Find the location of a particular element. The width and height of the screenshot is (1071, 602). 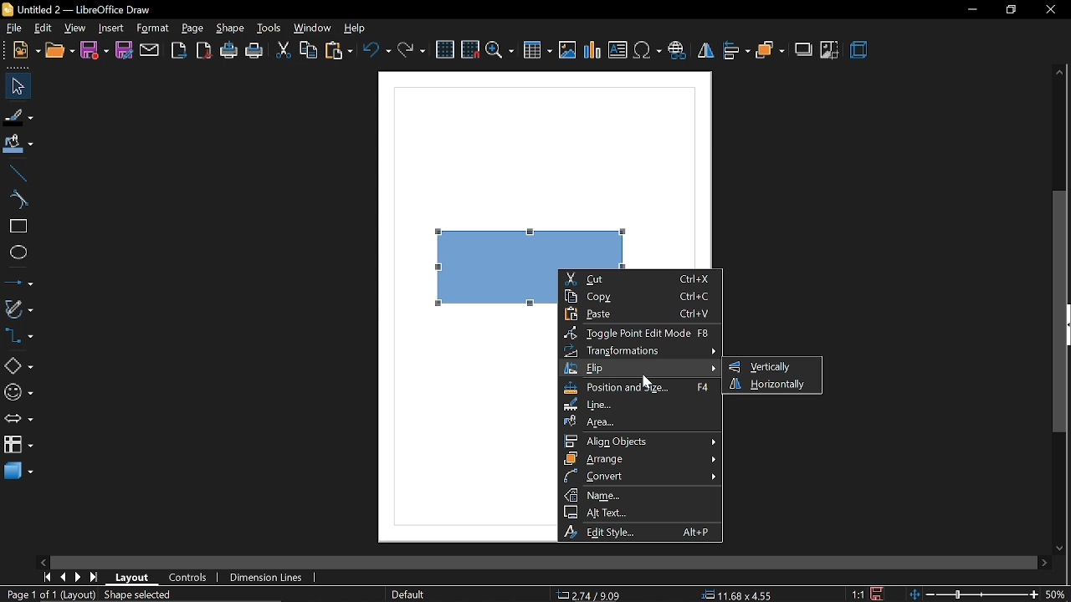

align is located at coordinates (738, 50).